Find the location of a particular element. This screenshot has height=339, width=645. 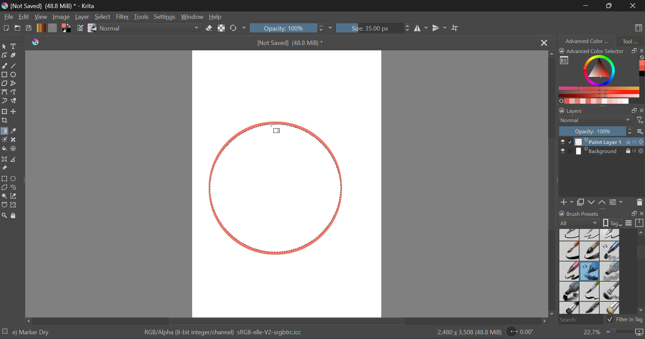

Window is located at coordinates (194, 17).